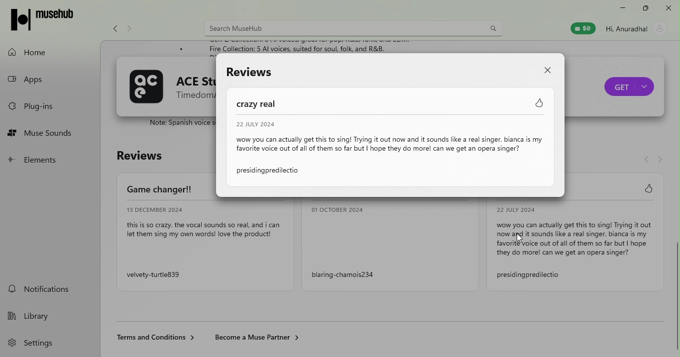 Image resolution: width=680 pixels, height=357 pixels. Describe the element at coordinates (148, 87) in the screenshot. I see `ACE Studio logo` at that location.